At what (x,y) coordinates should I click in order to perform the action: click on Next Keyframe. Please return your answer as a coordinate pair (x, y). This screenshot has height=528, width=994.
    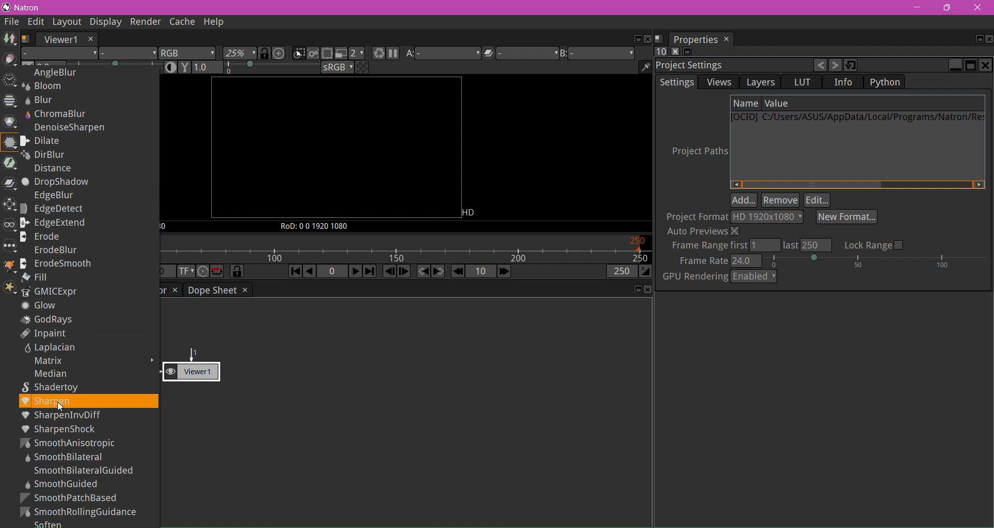
    Looking at the image, I should click on (438, 271).